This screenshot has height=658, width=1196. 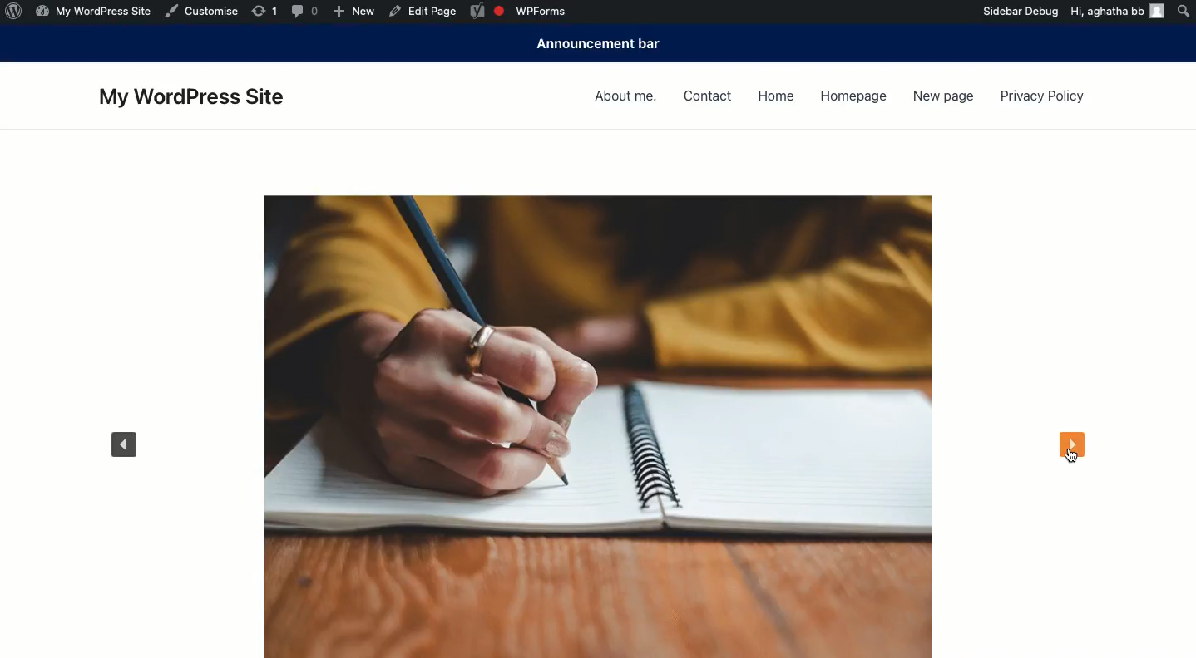 What do you see at coordinates (1070, 459) in the screenshot?
I see `cursor` at bounding box center [1070, 459].